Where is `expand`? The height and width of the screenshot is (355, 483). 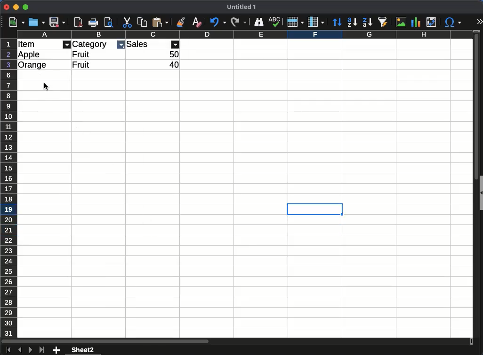 expand is located at coordinates (478, 21).